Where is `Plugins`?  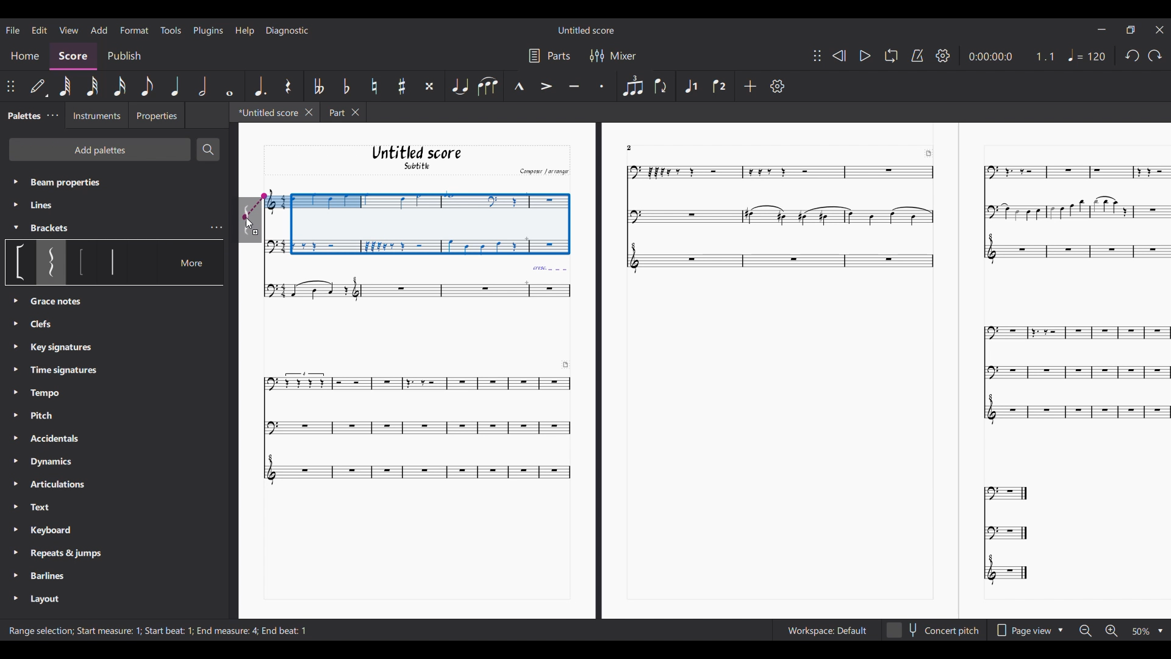 Plugins is located at coordinates (209, 31).